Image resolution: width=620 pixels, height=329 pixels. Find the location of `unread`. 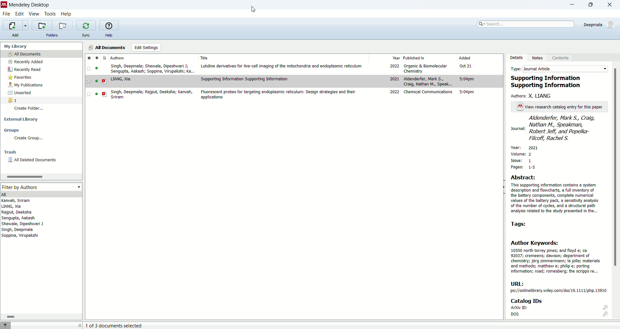

unread is located at coordinates (97, 94).